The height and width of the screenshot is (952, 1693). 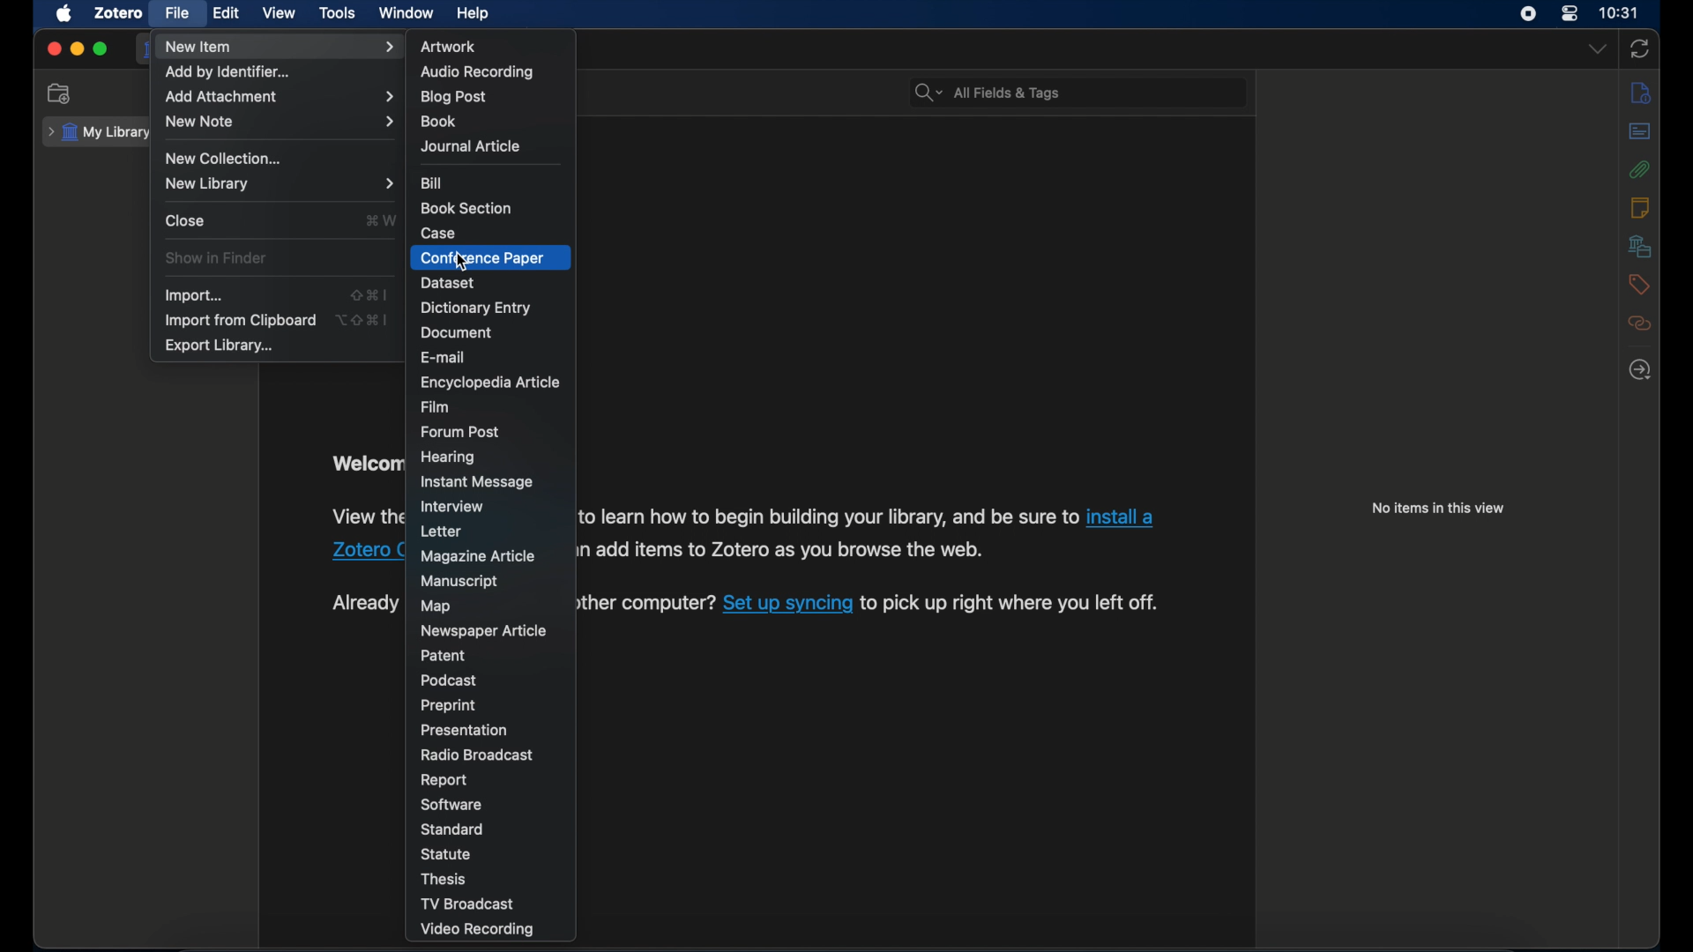 What do you see at coordinates (228, 72) in the screenshot?
I see `add by identifier` at bounding box center [228, 72].